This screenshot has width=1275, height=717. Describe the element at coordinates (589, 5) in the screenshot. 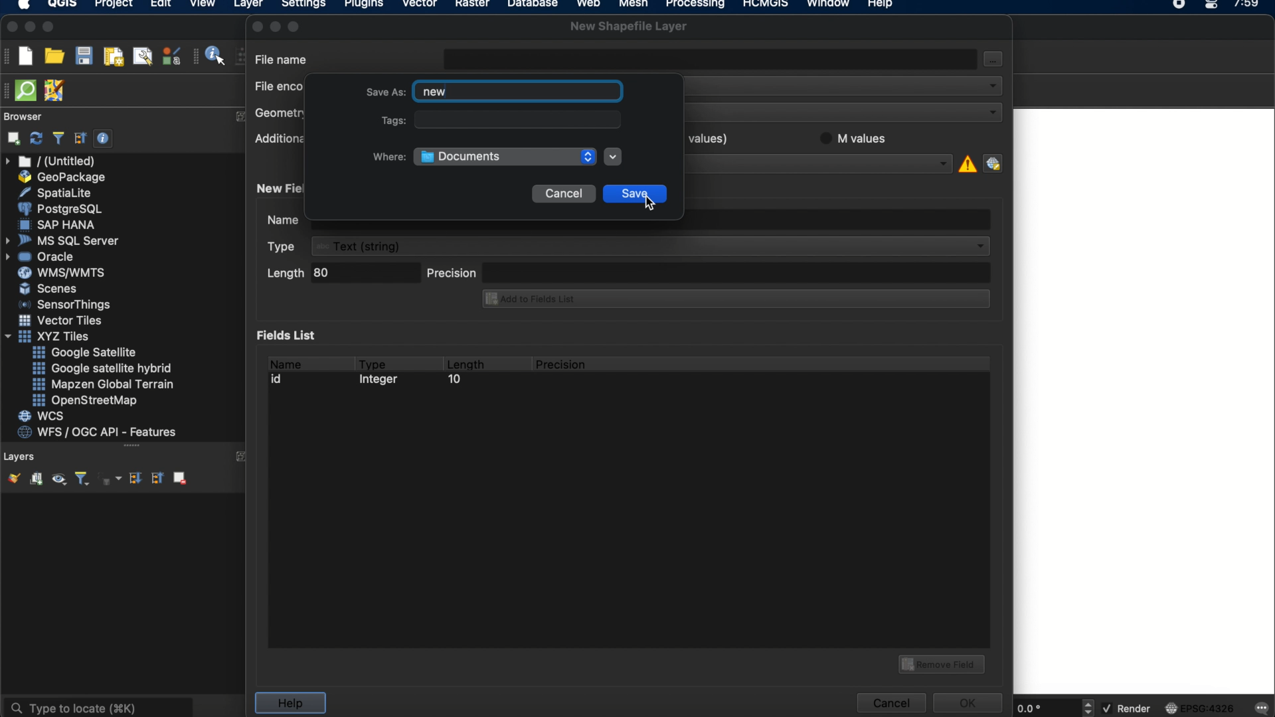

I see `web` at that location.